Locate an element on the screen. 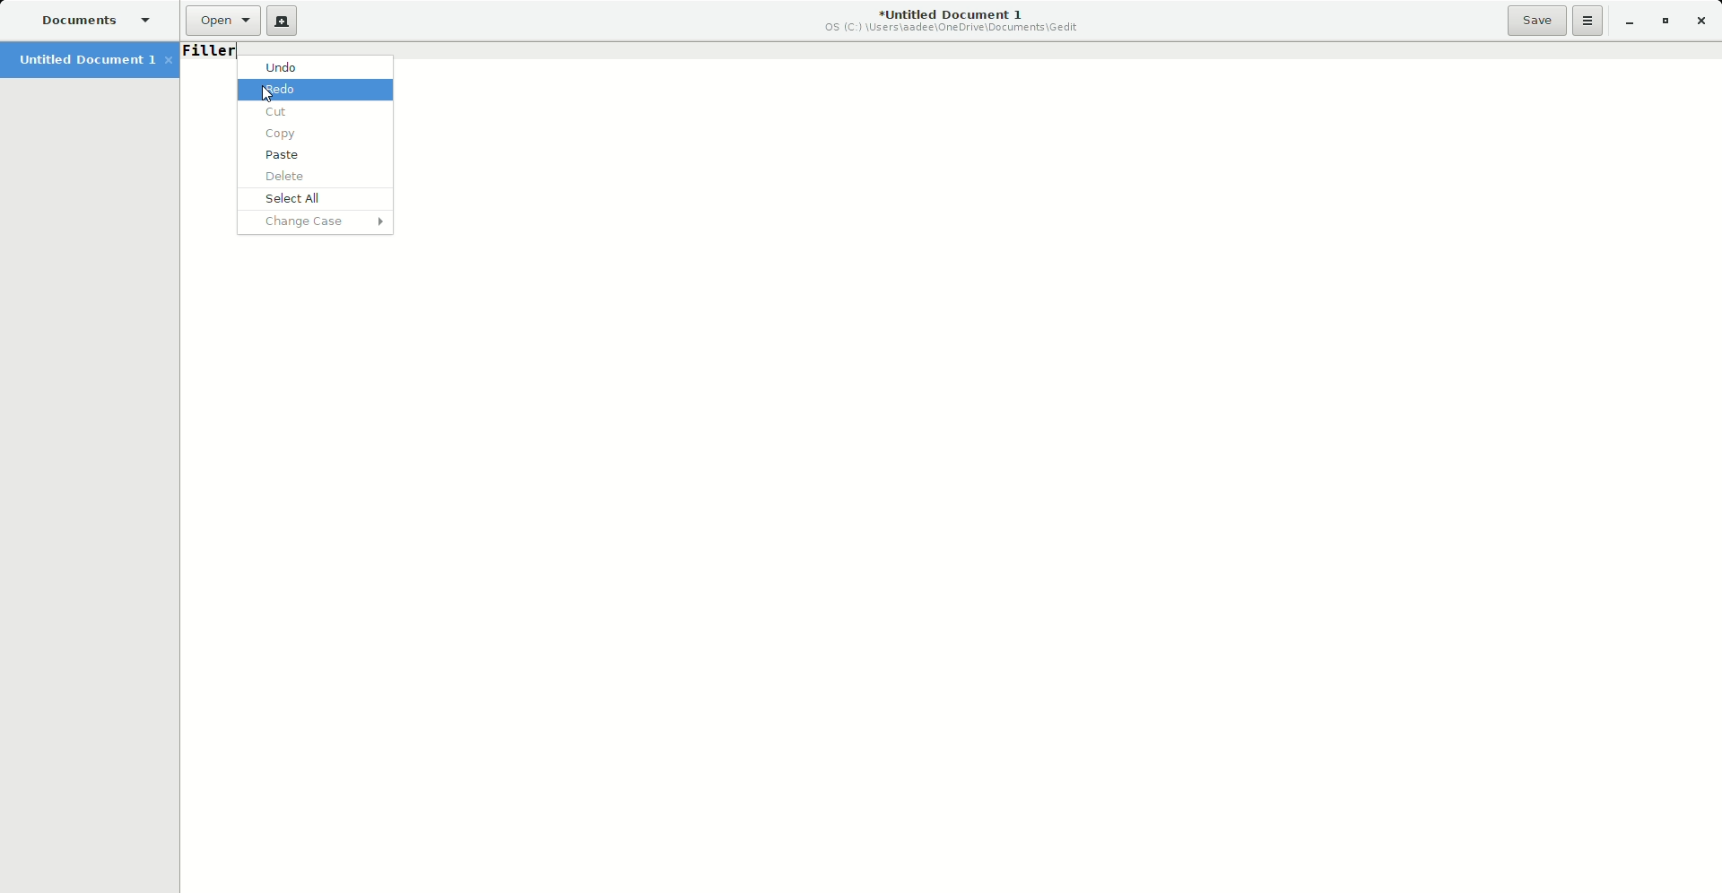  Paste is located at coordinates (316, 157).